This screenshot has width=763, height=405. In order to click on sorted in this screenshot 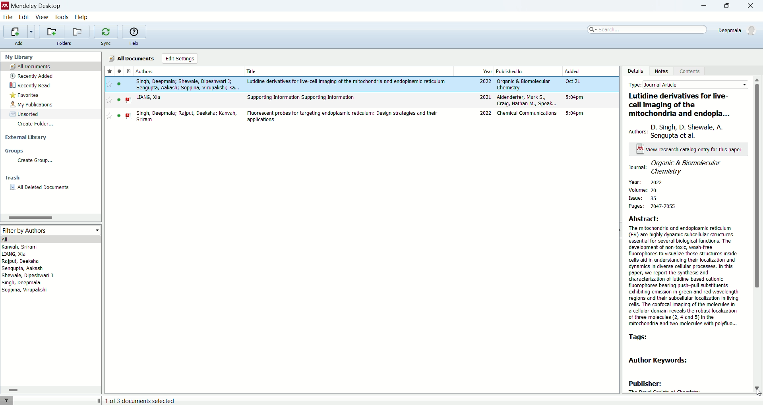, I will do `click(25, 114)`.